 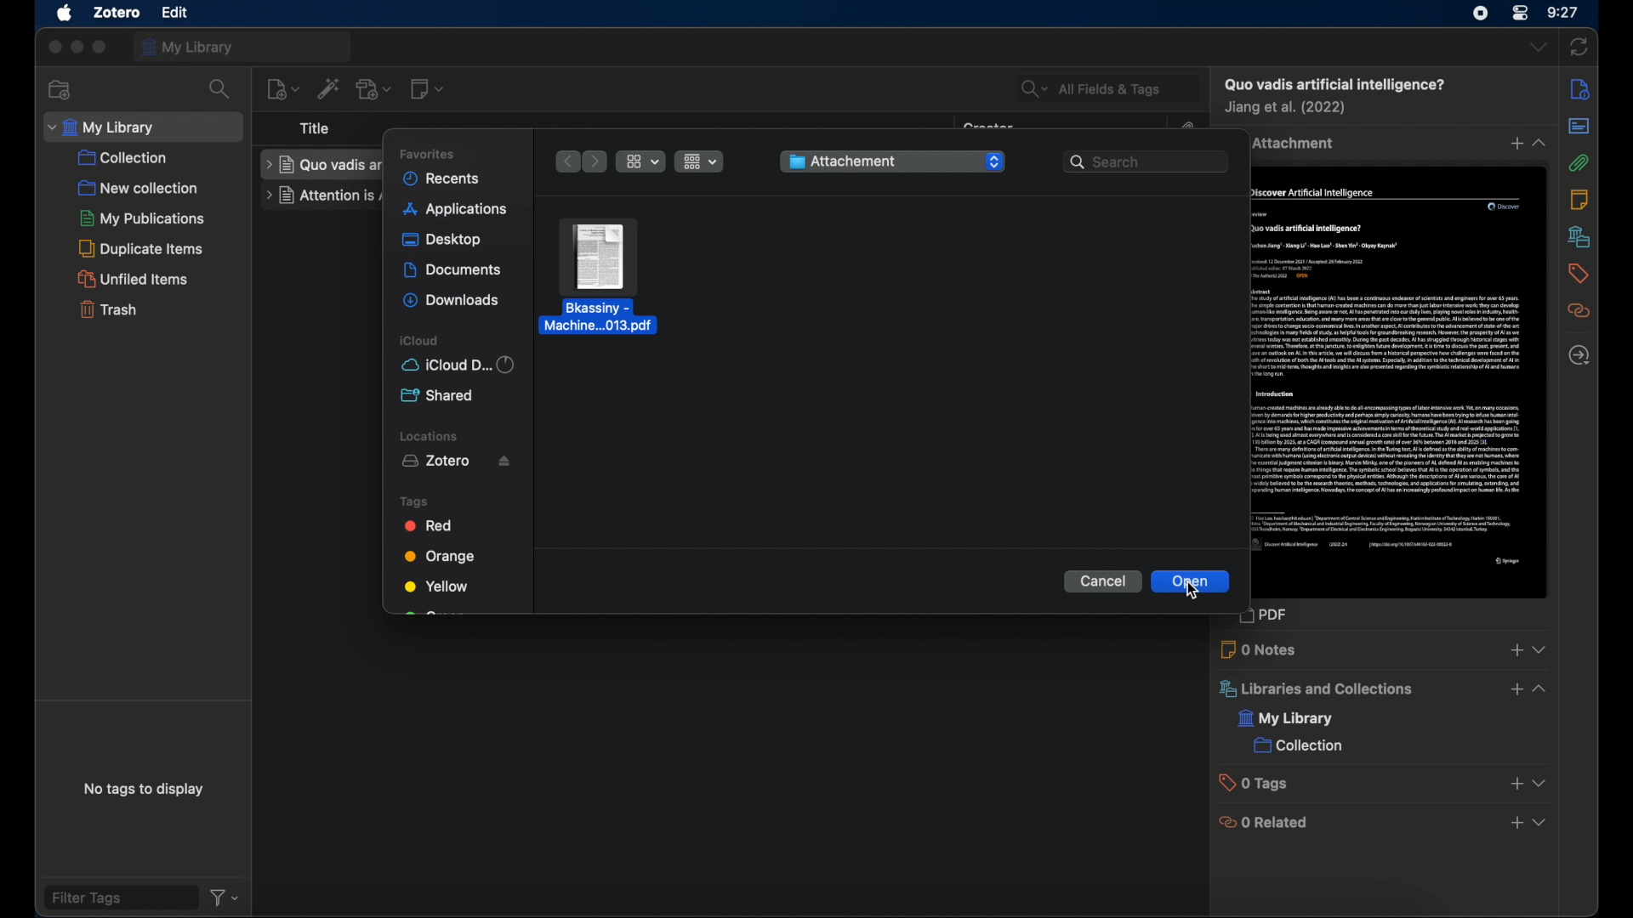 I want to click on desktop, so click(x=443, y=241).